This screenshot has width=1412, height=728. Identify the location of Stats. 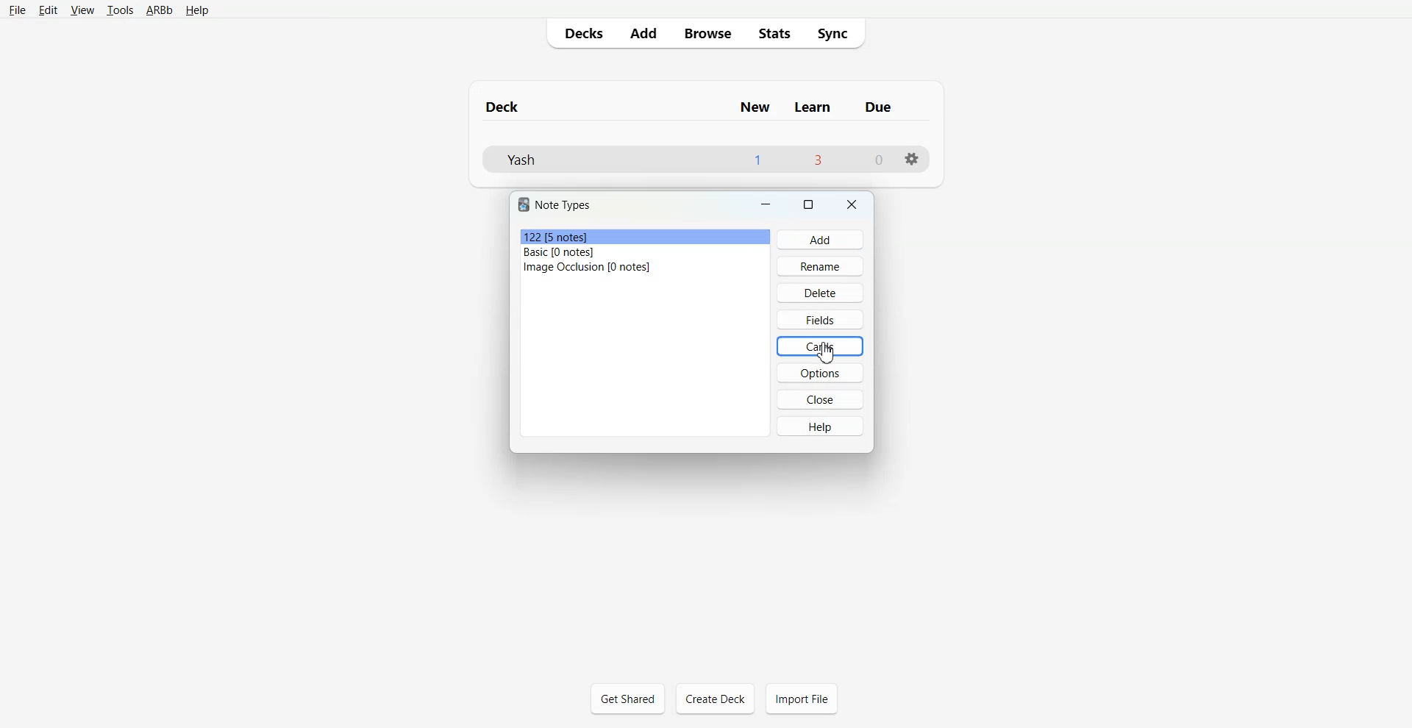
(776, 32).